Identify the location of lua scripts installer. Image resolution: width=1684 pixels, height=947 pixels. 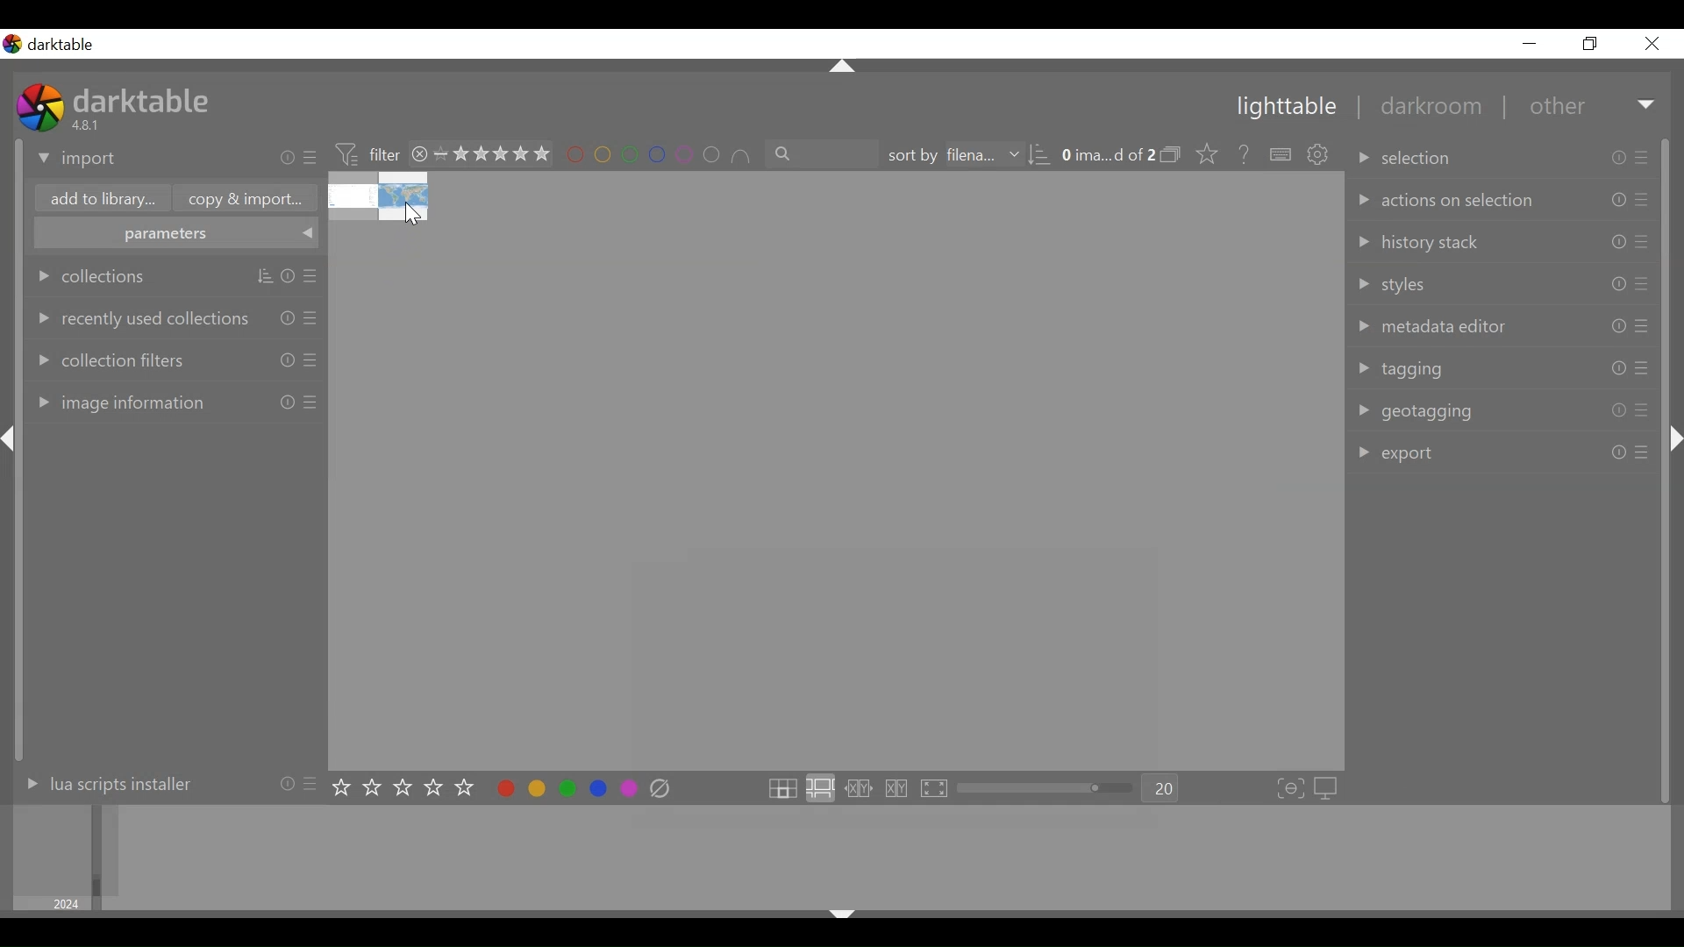
(161, 788).